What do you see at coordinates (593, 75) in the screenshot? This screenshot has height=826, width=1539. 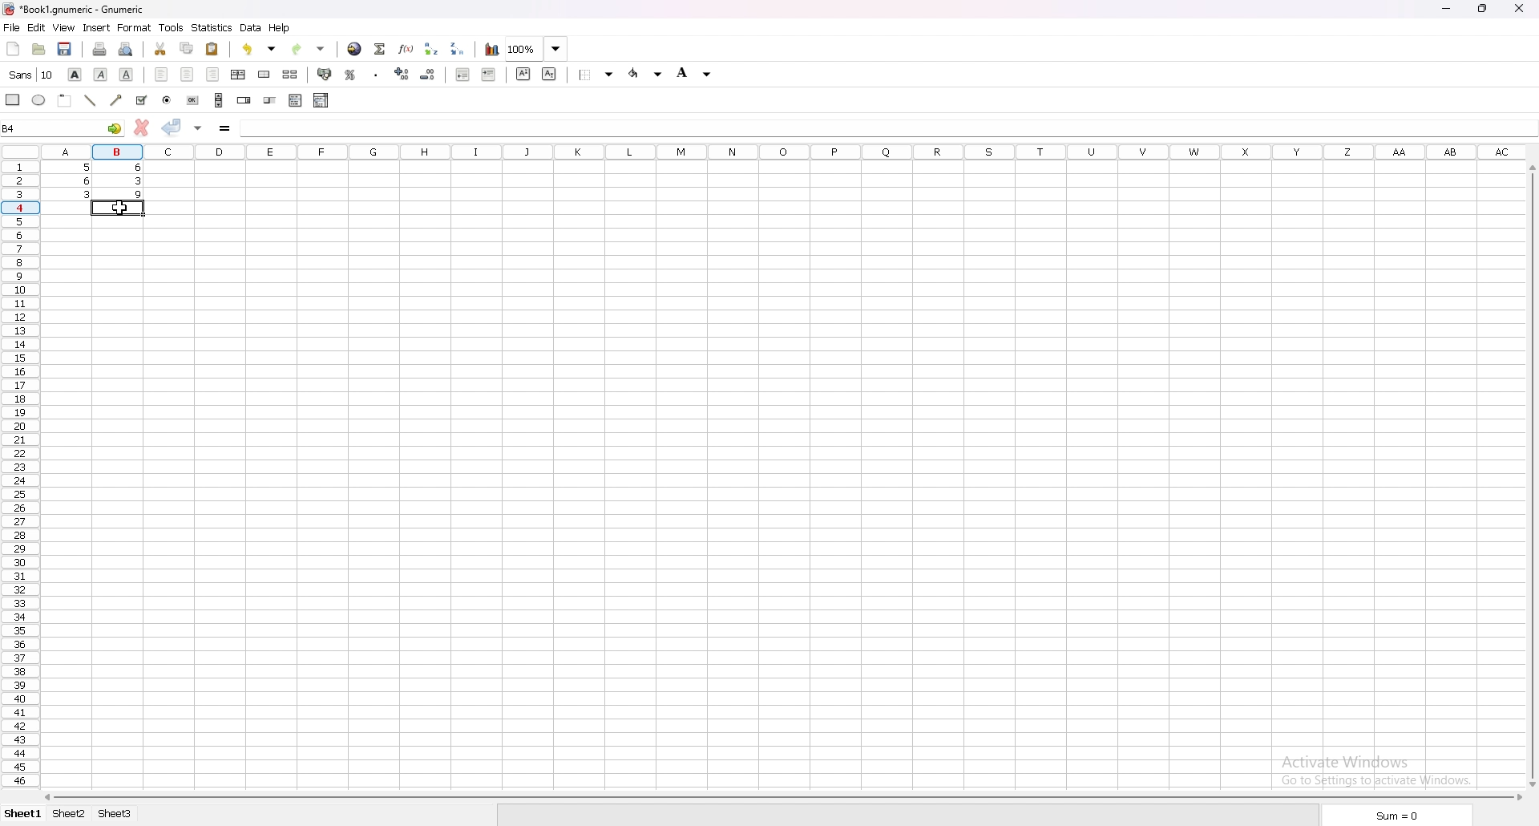 I see `border` at bounding box center [593, 75].